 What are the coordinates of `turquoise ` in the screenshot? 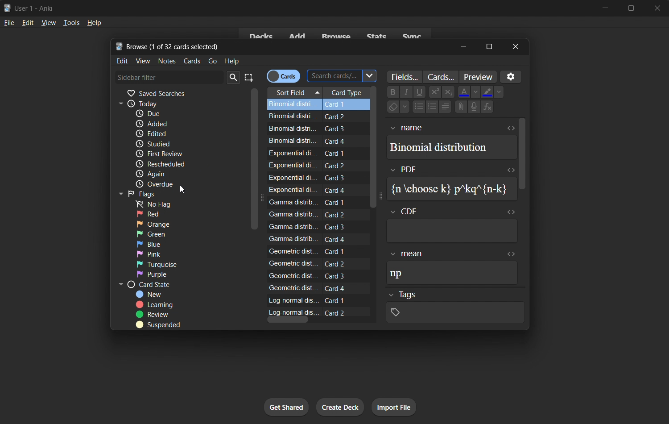 It's located at (161, 264).